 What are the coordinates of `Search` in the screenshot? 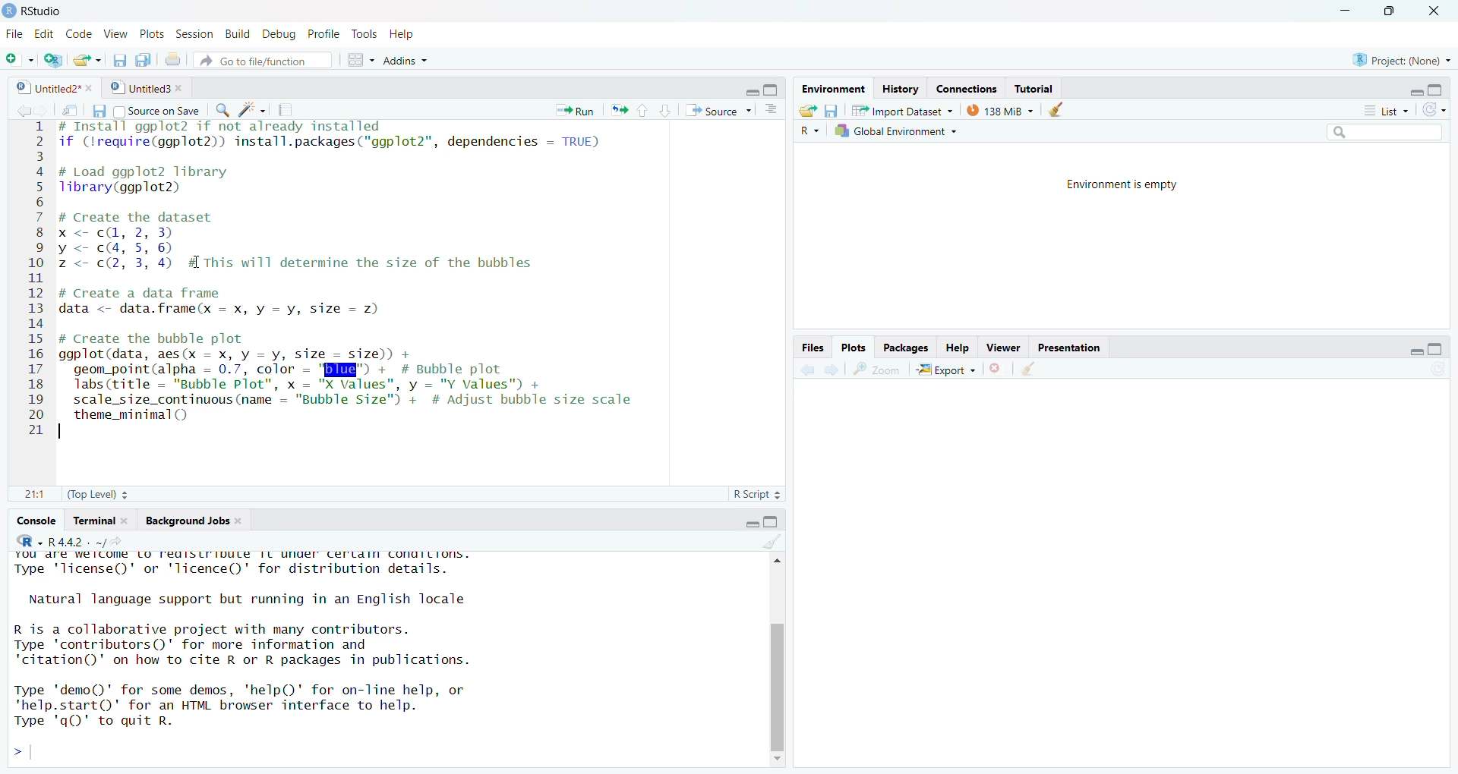 It's located at (1369, 131).